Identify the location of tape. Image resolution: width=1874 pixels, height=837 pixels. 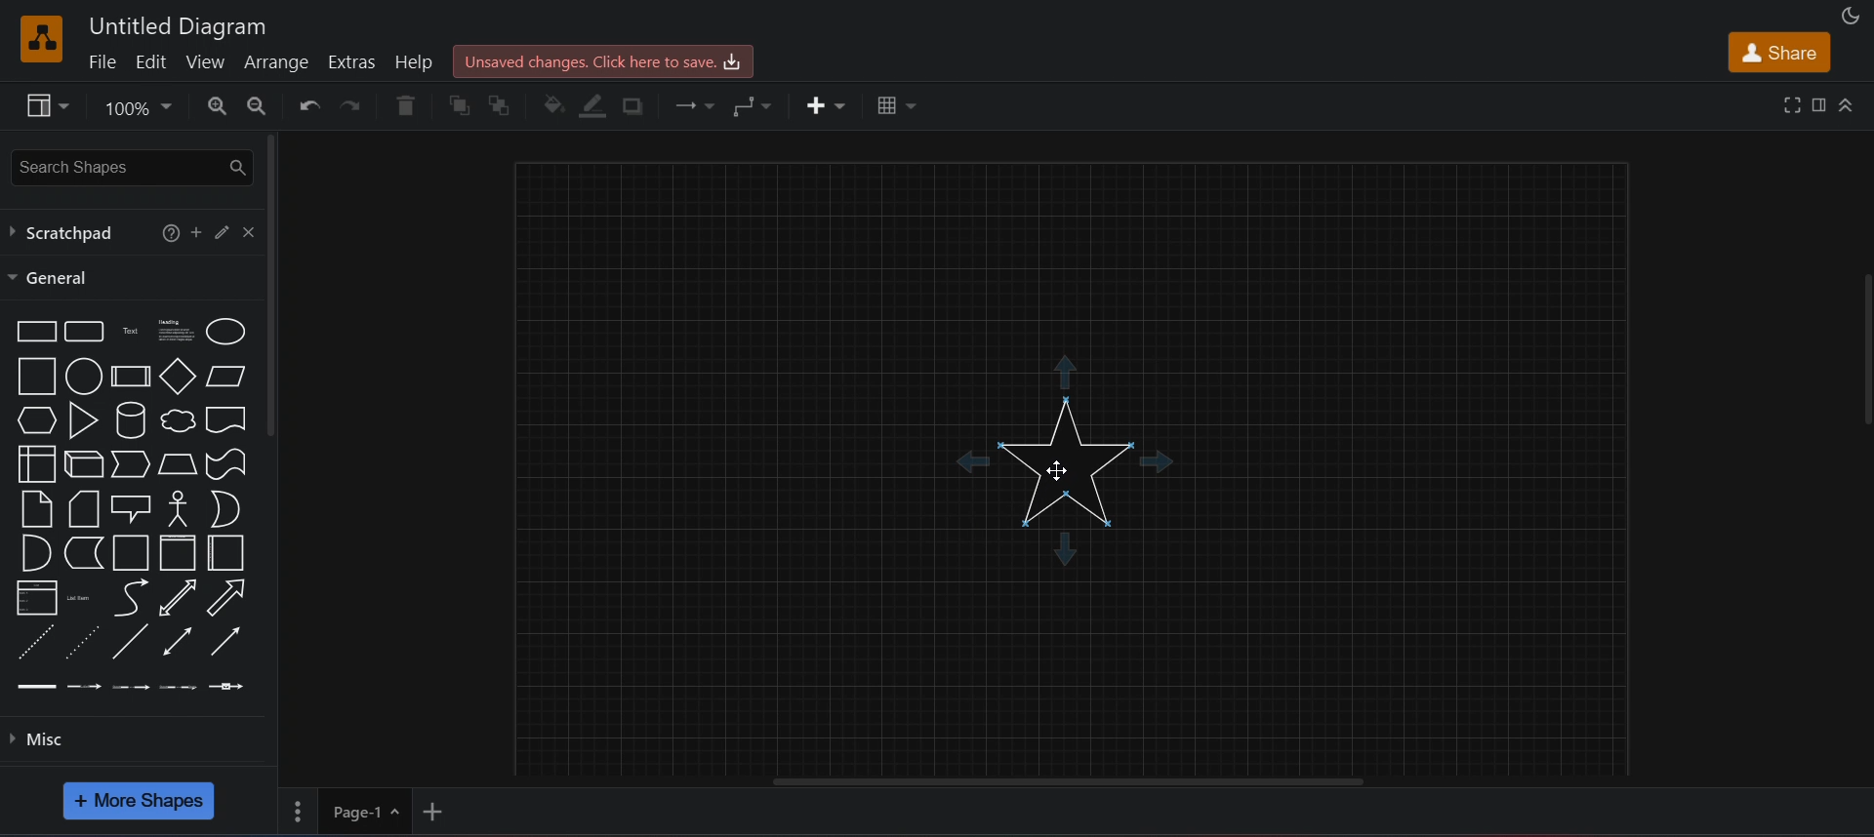
(227, 464).